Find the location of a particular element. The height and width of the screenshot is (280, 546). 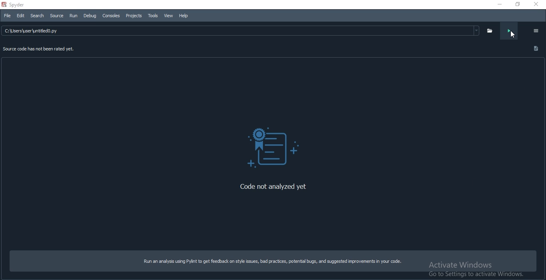

close is located at coordinates (538, 4).